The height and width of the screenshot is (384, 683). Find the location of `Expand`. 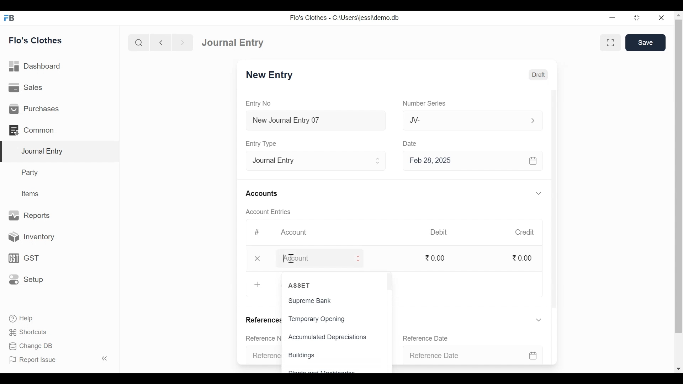

Expand is located at coordinates (537, 320).